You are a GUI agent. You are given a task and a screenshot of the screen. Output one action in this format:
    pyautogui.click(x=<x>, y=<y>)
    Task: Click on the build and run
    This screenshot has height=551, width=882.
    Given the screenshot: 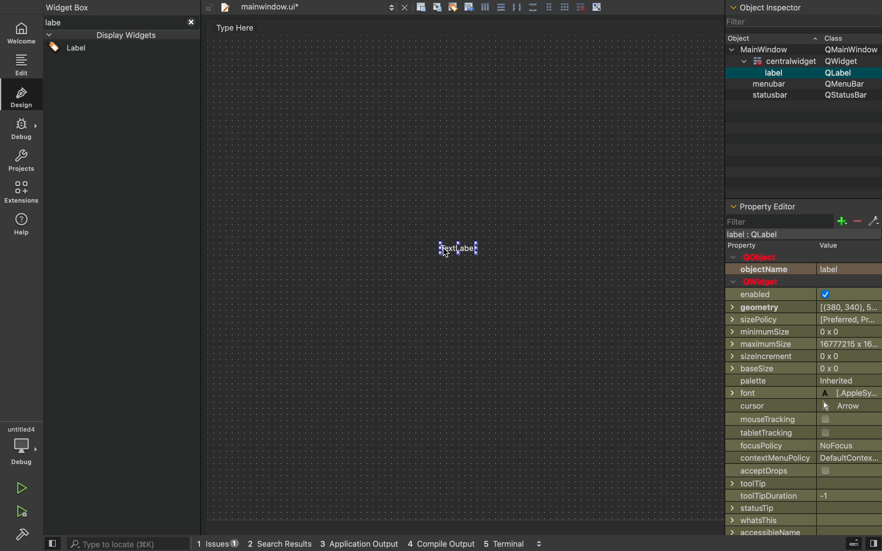 What is the action you would take?
    pyautogui.click(x=21, y=511)
    